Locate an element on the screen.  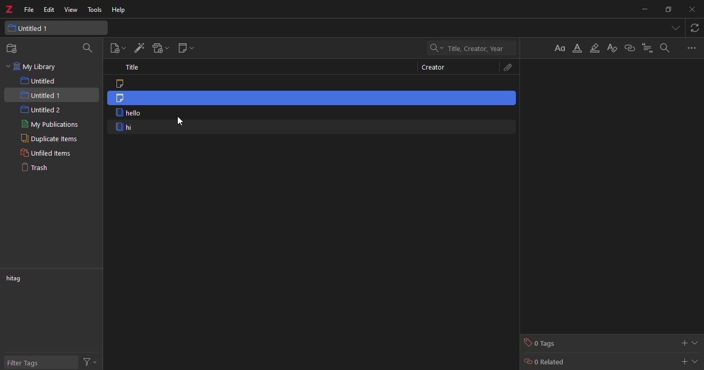
untitled 1 is located at coordinates (42, 95).